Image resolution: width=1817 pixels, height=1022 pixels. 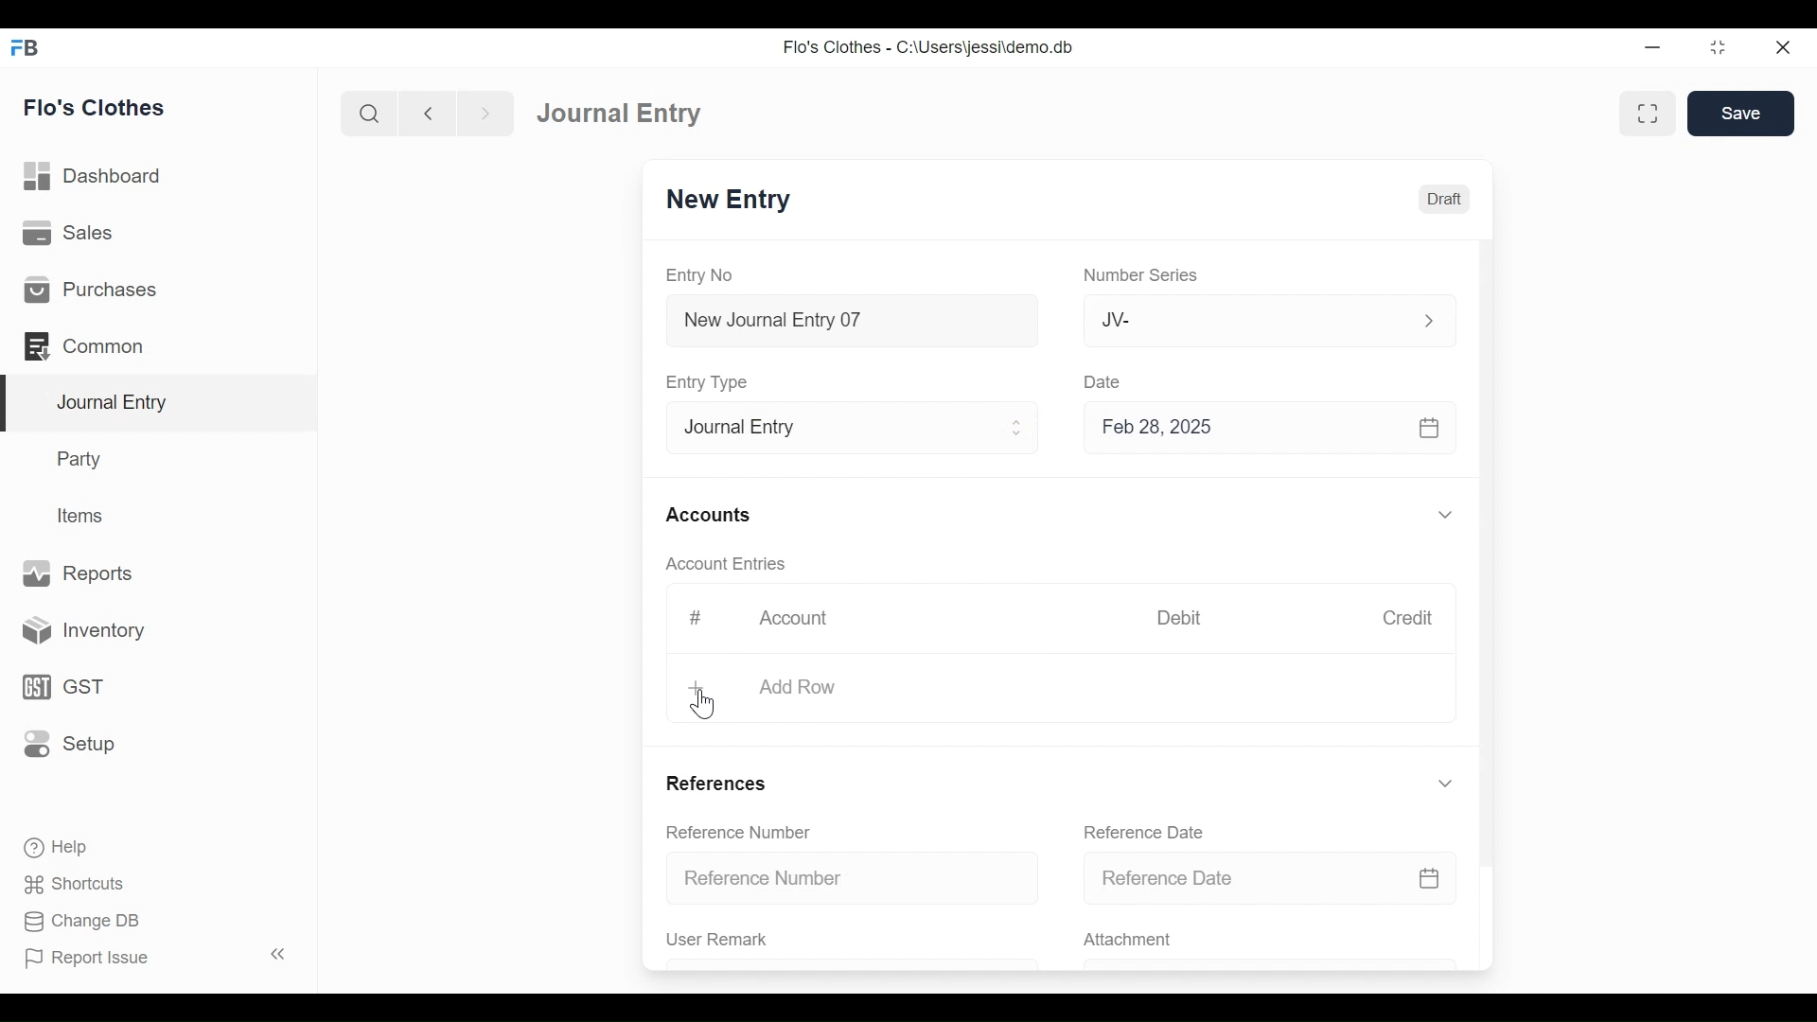 I want to click on Draft, so click(x=1440, y=200).